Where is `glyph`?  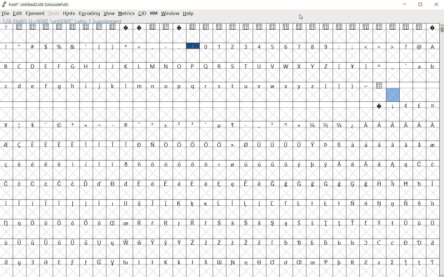 glyph is located at coordinates (125, 86).